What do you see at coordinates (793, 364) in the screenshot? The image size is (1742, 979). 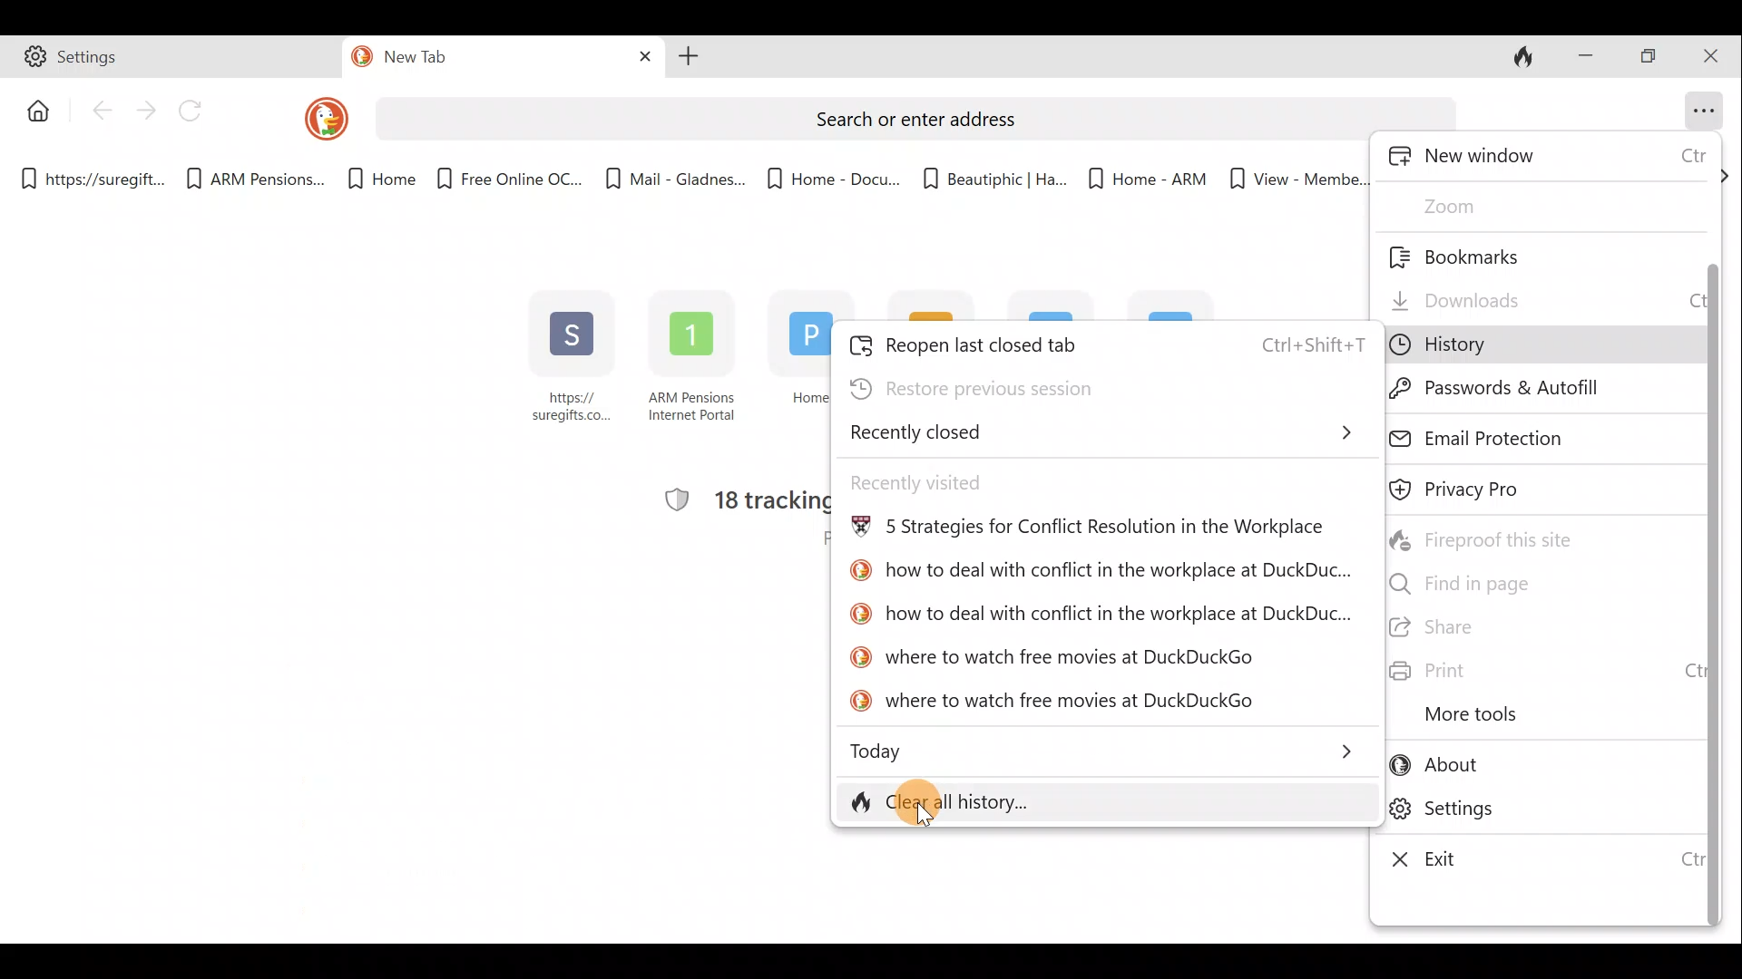 I see `Home` at bounding box center [793, 364].